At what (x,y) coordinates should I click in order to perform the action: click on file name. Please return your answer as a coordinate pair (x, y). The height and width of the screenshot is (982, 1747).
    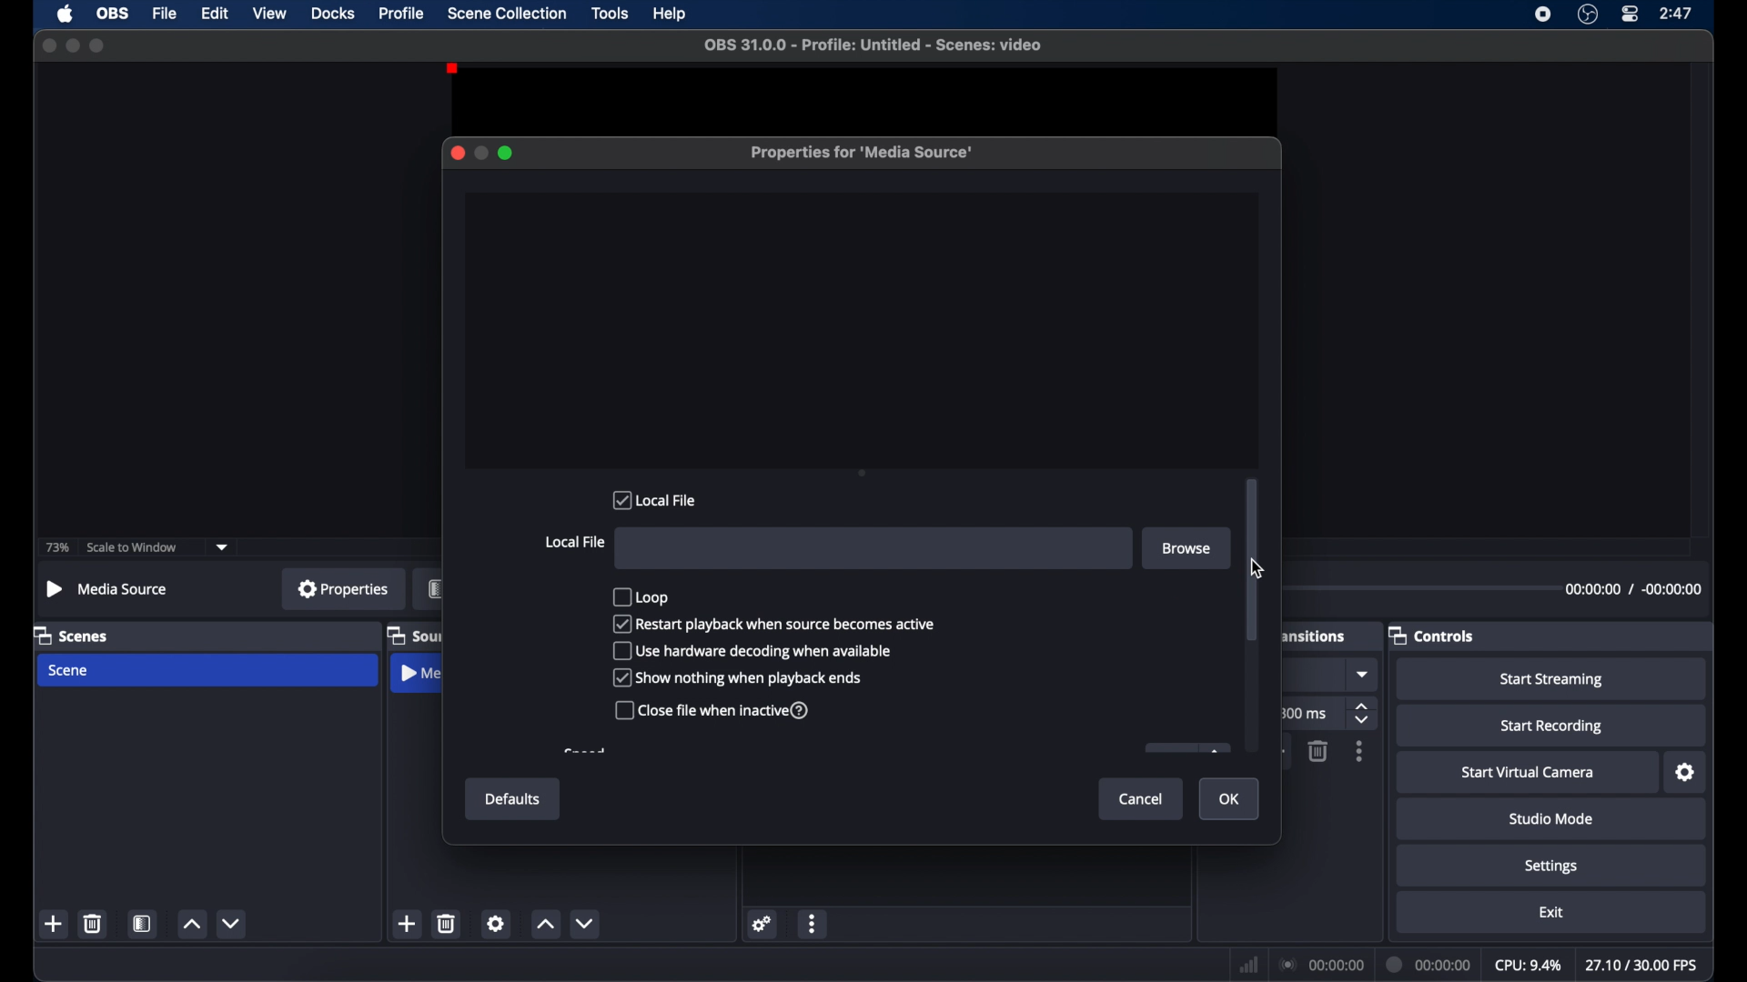
    Looking at the image, I should click on (873, 45).